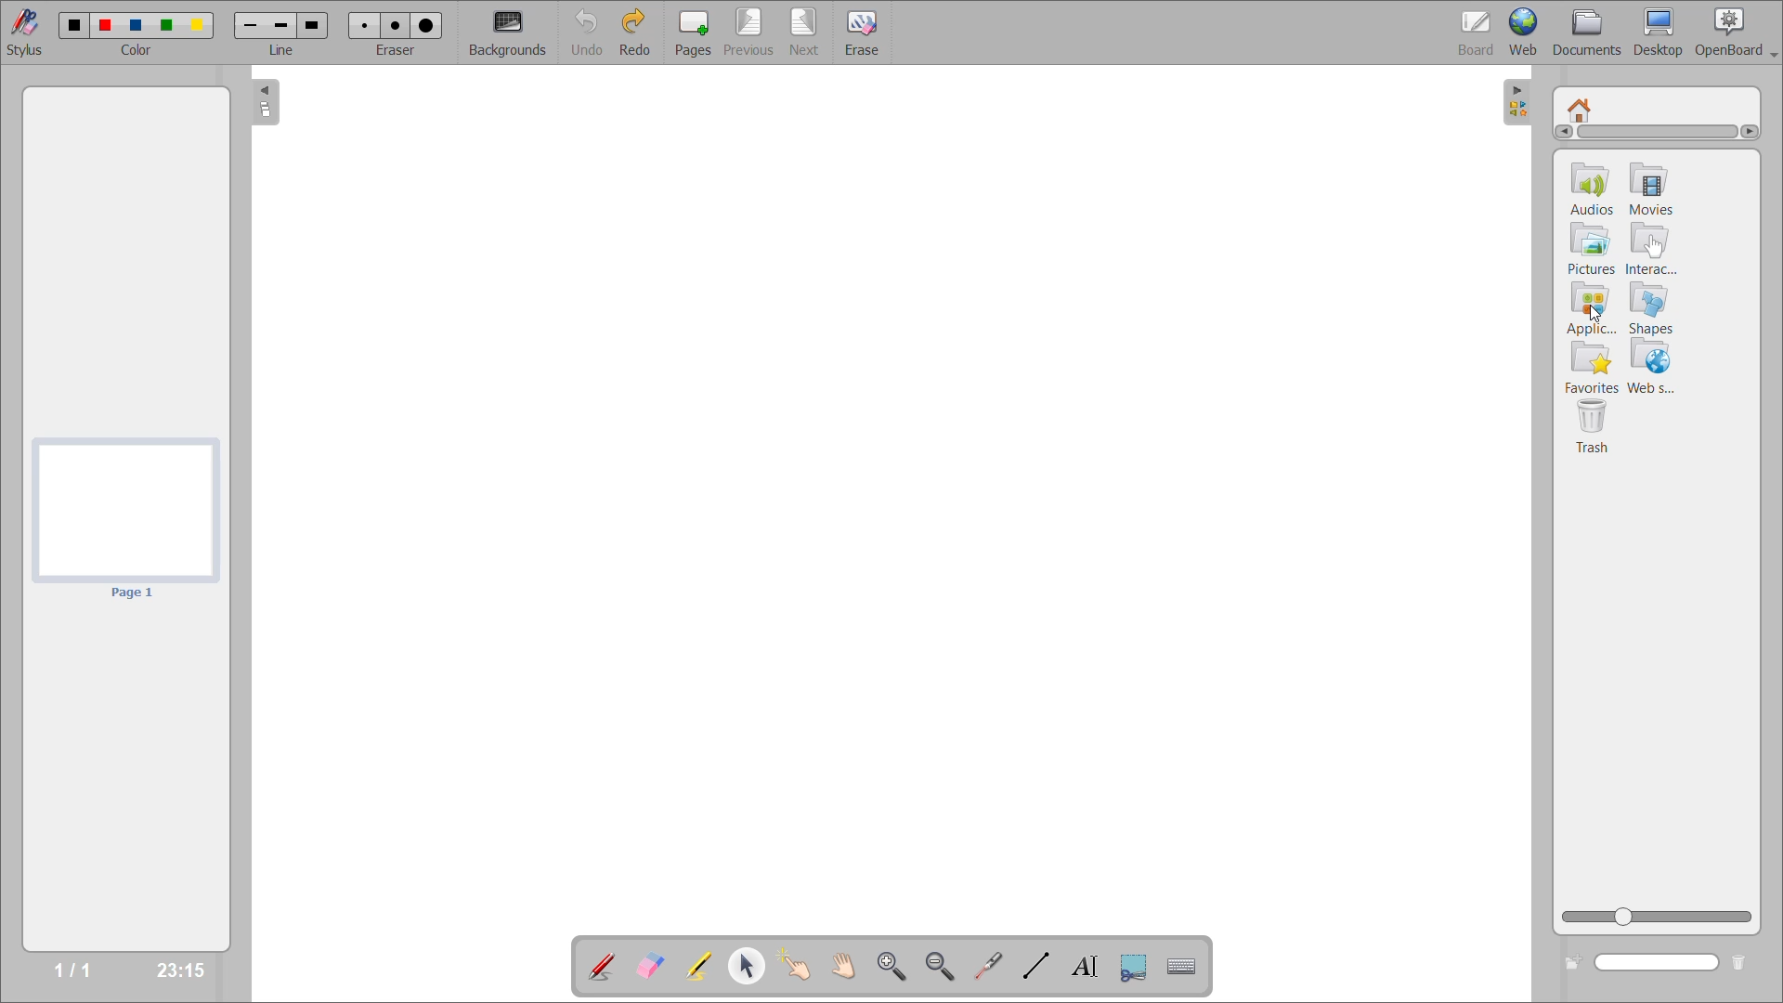 Image resolution: width=1783 pixels, height=1003 pixels. I want to click on previous, so click(749, 31).